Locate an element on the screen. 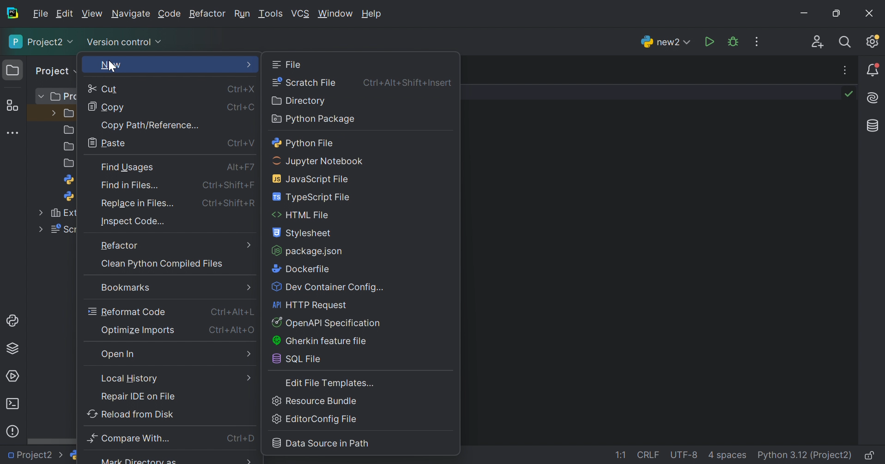 The height and width of the screenshot is (464, 885). No problems is located at coordinates (851, 94).